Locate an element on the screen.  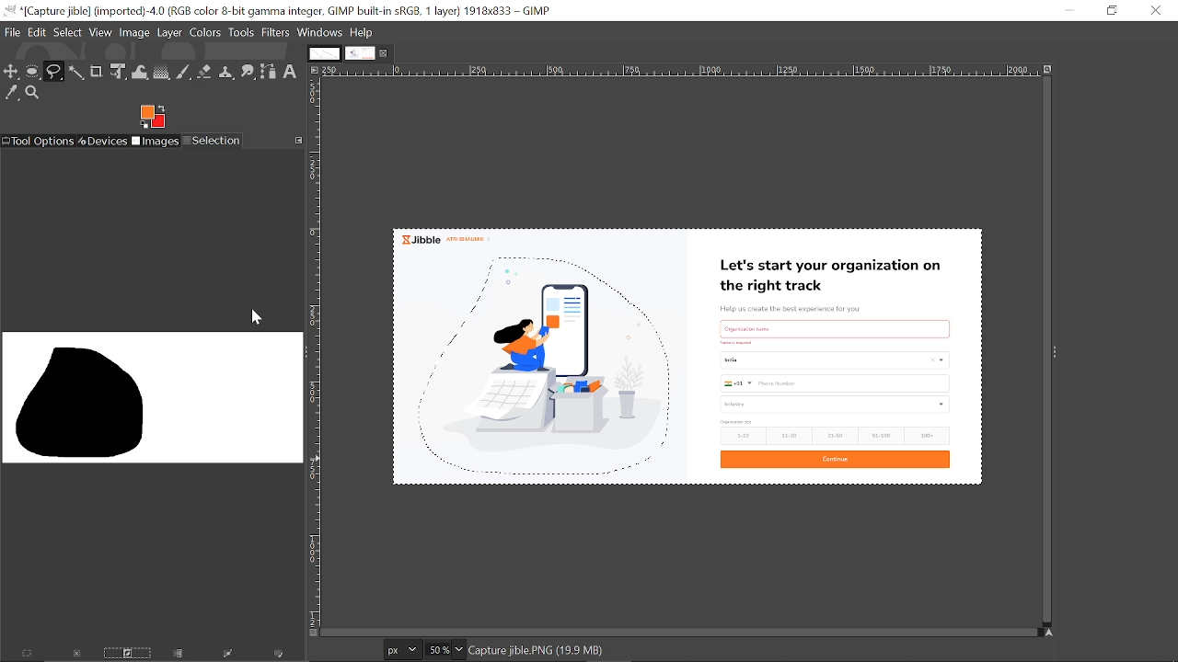
Close is located at coordinates (1155, 10).